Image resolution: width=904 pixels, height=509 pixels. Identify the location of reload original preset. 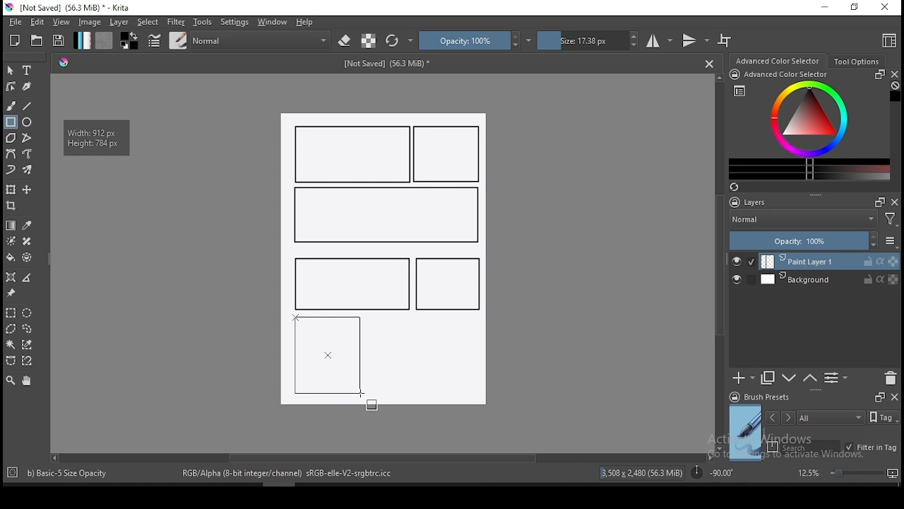
(400, 40).